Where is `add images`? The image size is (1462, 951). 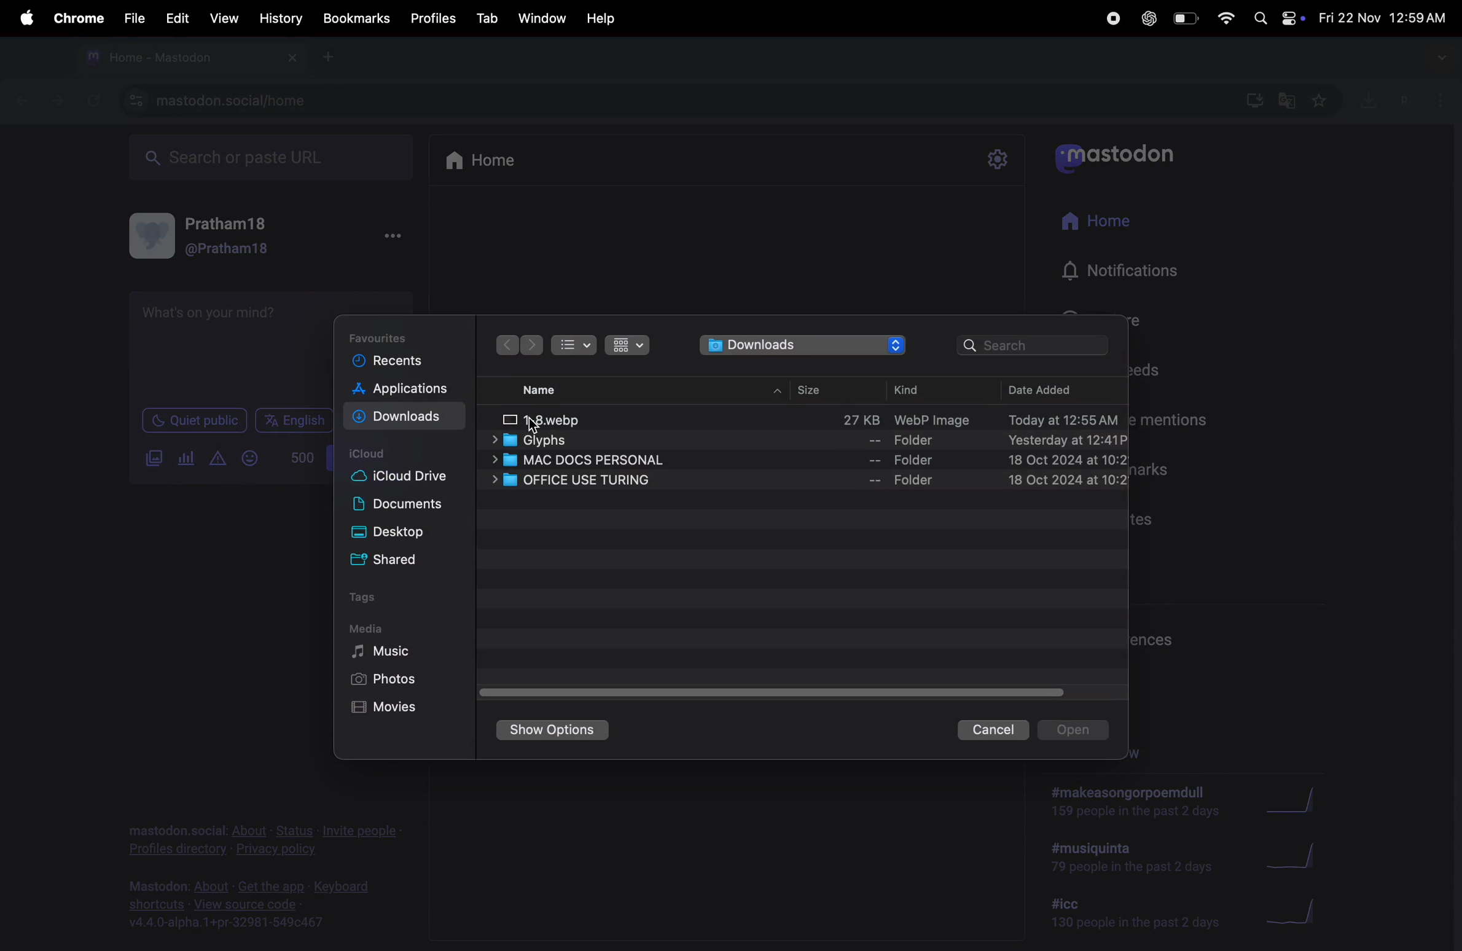 add images is located at coordinates (155, 461).